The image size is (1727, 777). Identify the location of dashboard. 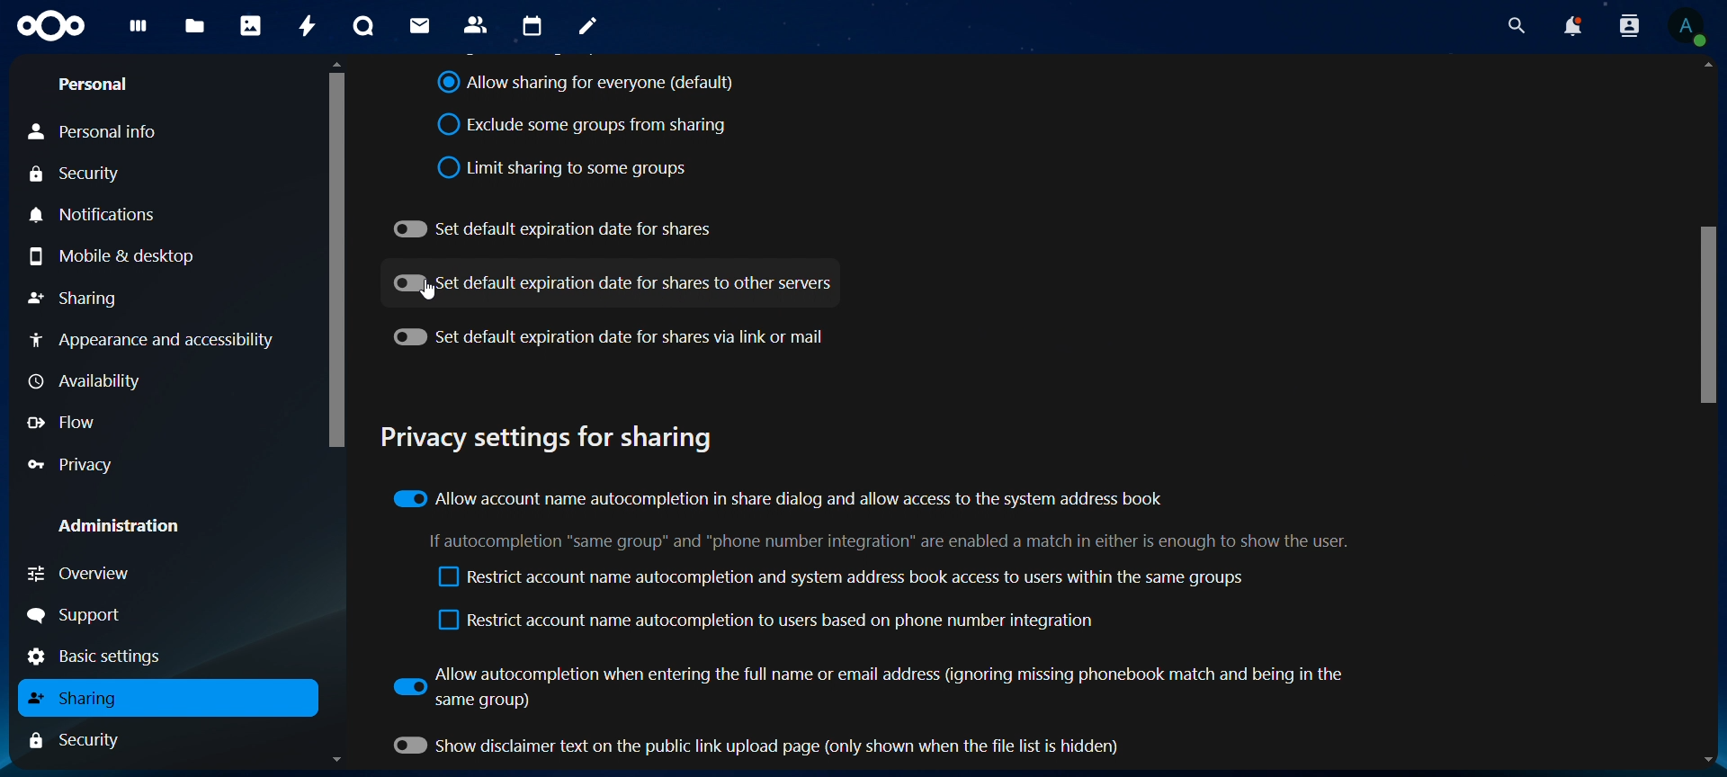
(136, 31).